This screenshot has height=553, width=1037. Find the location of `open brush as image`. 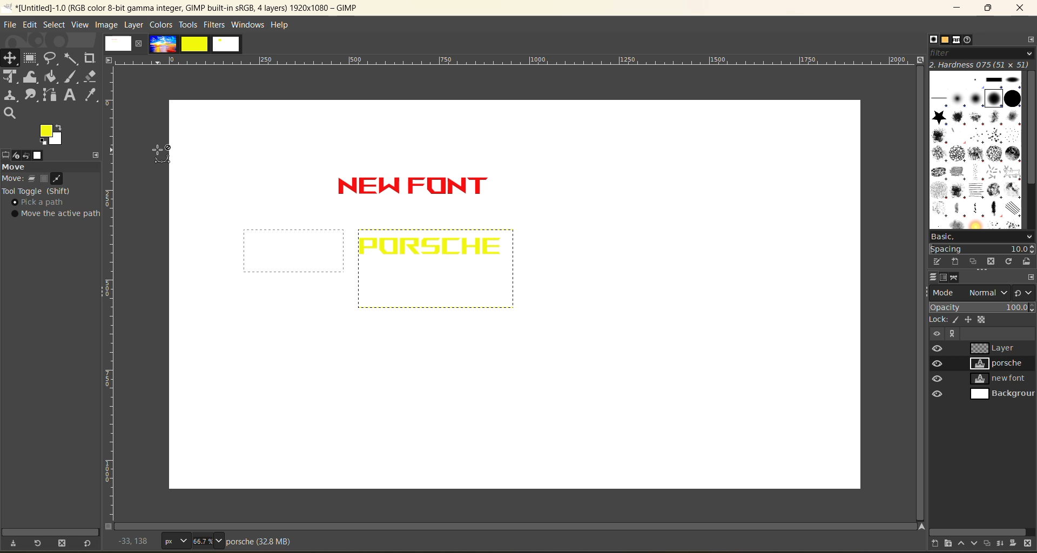

open brush as image is located at coordinates (1027, 262).